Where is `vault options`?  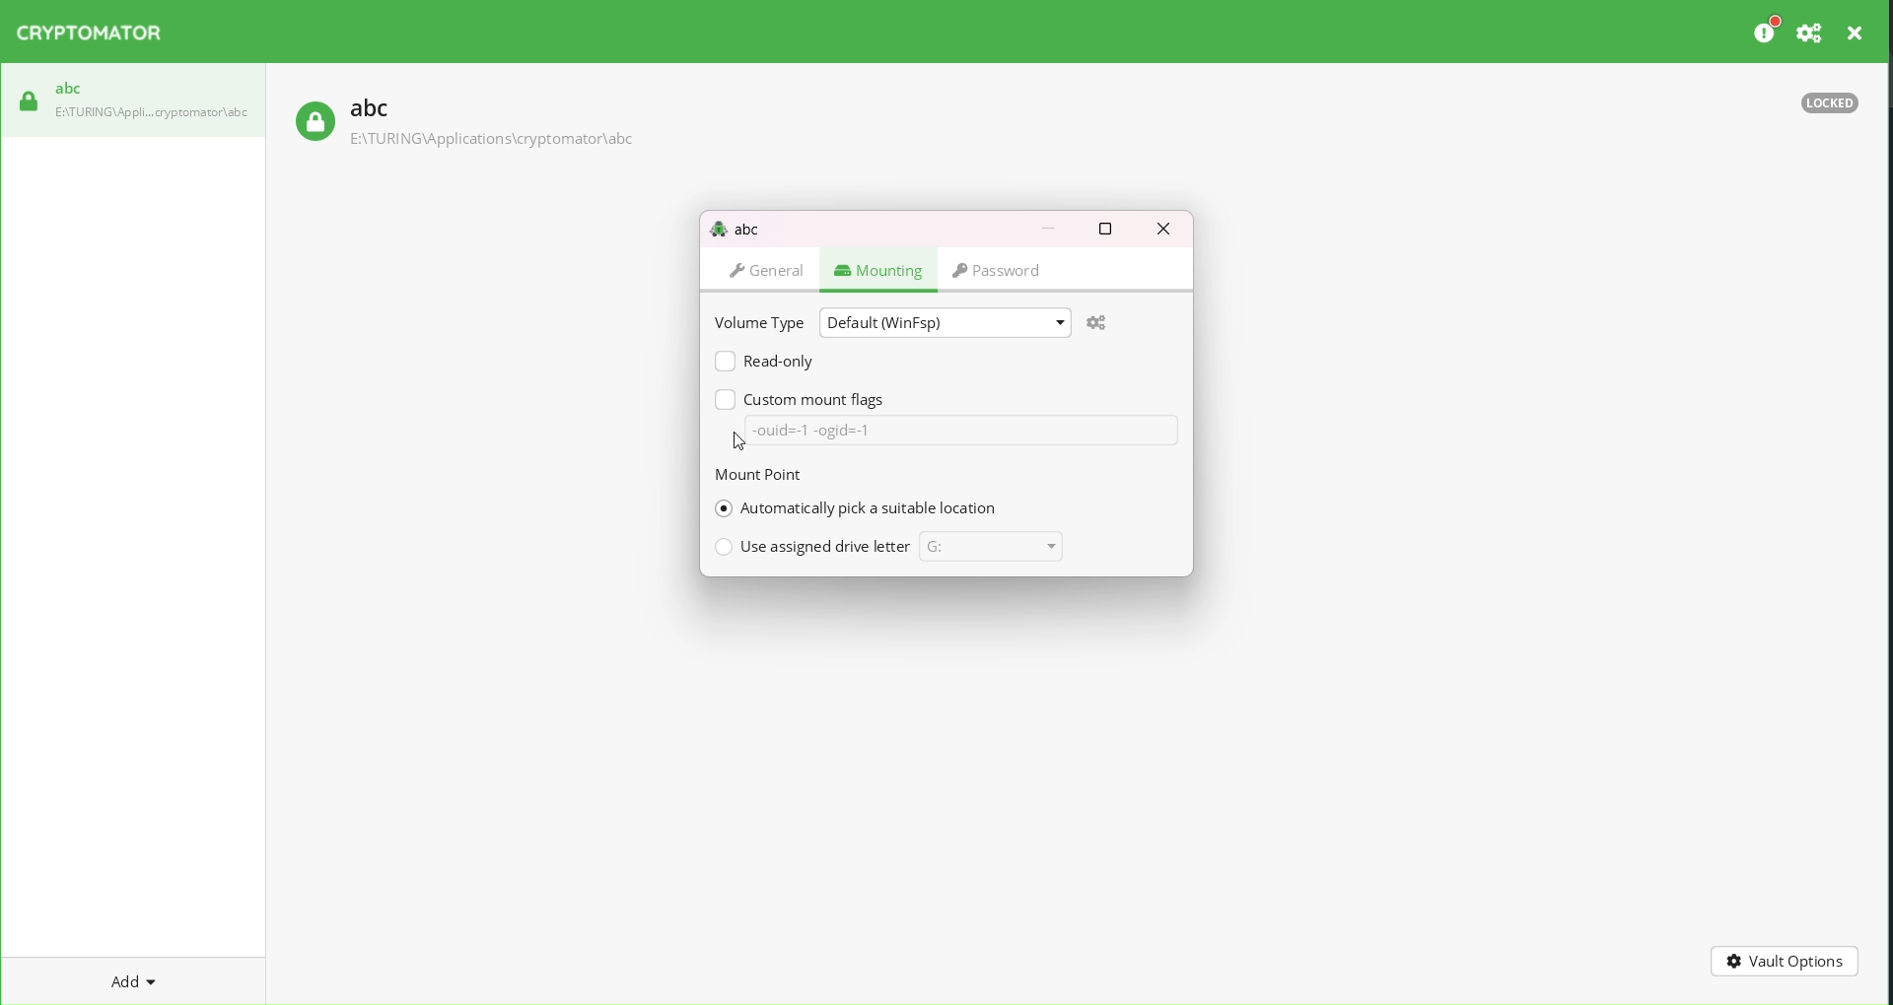
vault options is located at coordinates (1783, 959).